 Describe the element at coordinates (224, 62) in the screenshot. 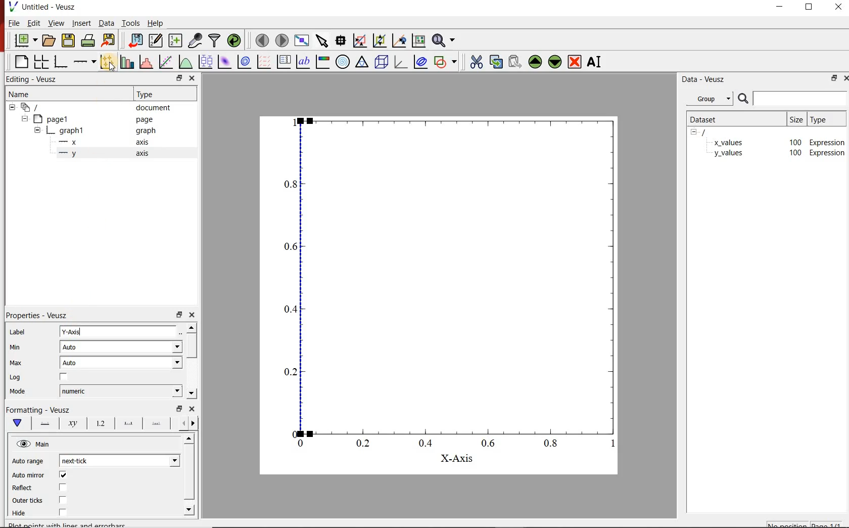

I see `plot 2d dataset as an image` at that location.